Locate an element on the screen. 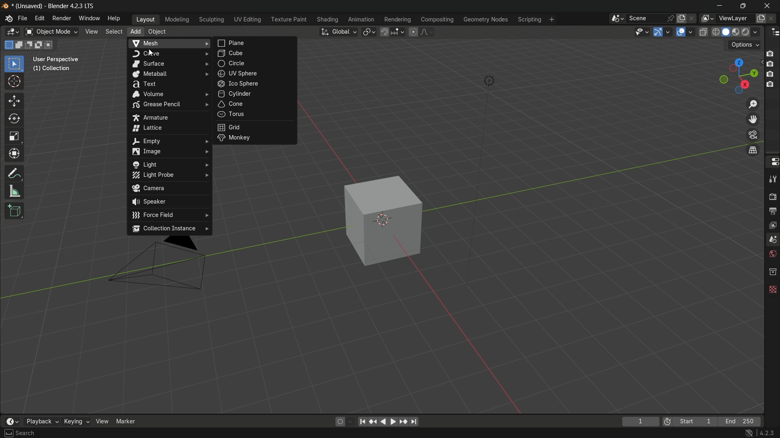 The height and width of the screenshot is (438, 780). annotate is located at coordinates (15, 174).